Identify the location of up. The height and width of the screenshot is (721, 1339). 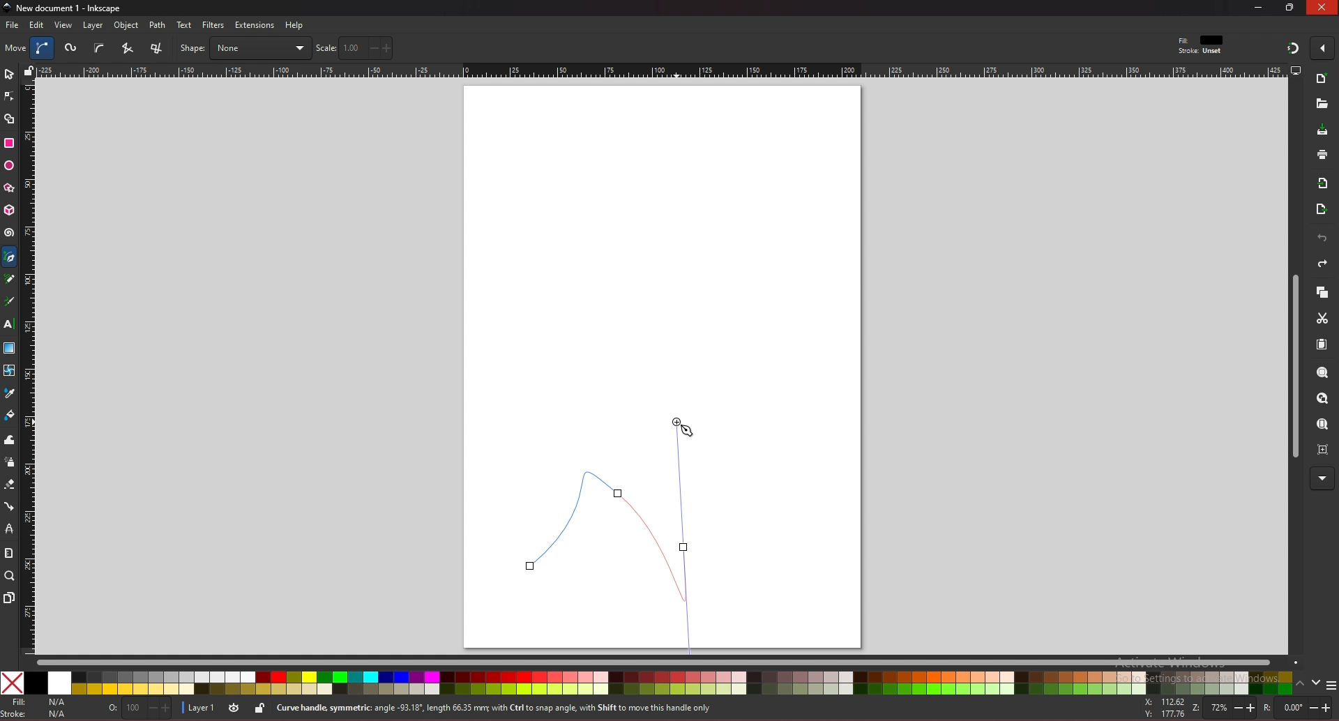
(1301, 685).